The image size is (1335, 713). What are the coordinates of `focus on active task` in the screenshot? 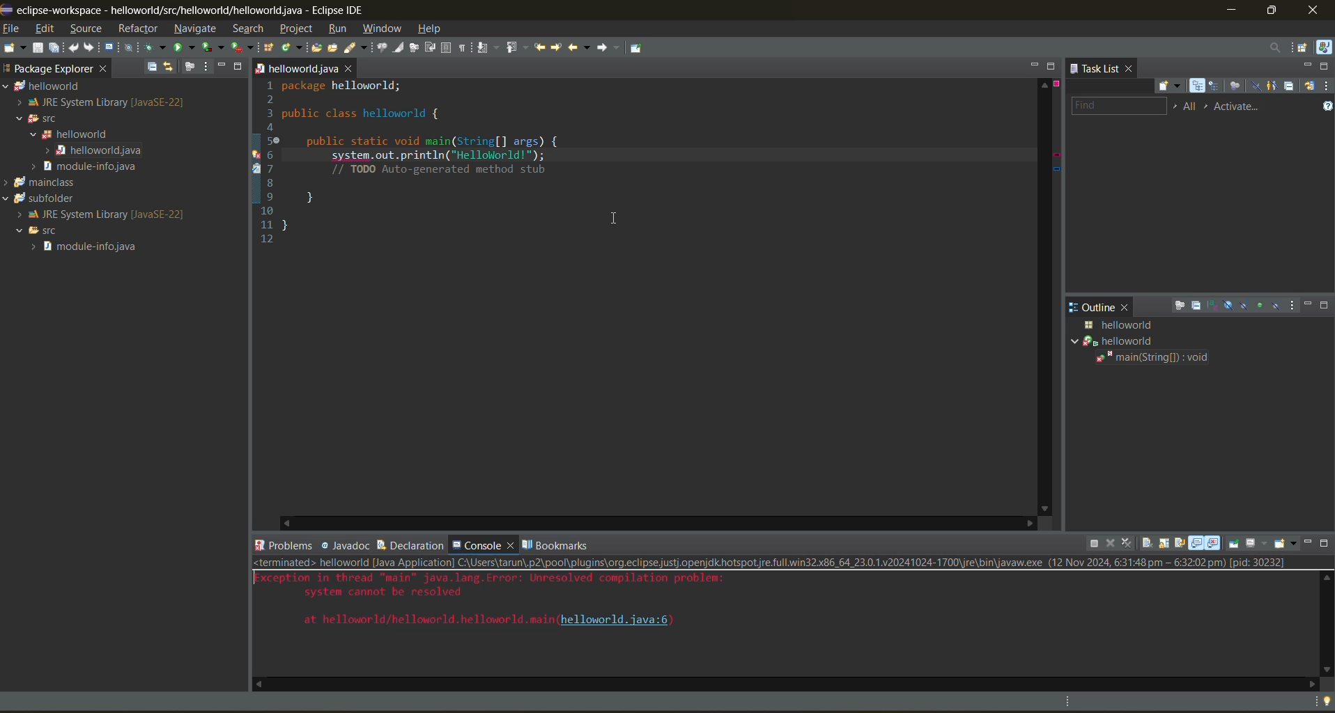 It's located at (1182, 306).